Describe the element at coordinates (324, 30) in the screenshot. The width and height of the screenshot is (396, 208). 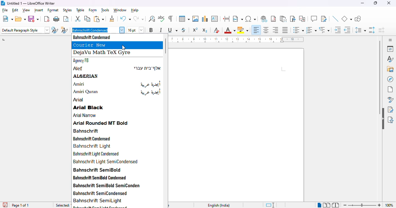
I see `select outline format` at that location.